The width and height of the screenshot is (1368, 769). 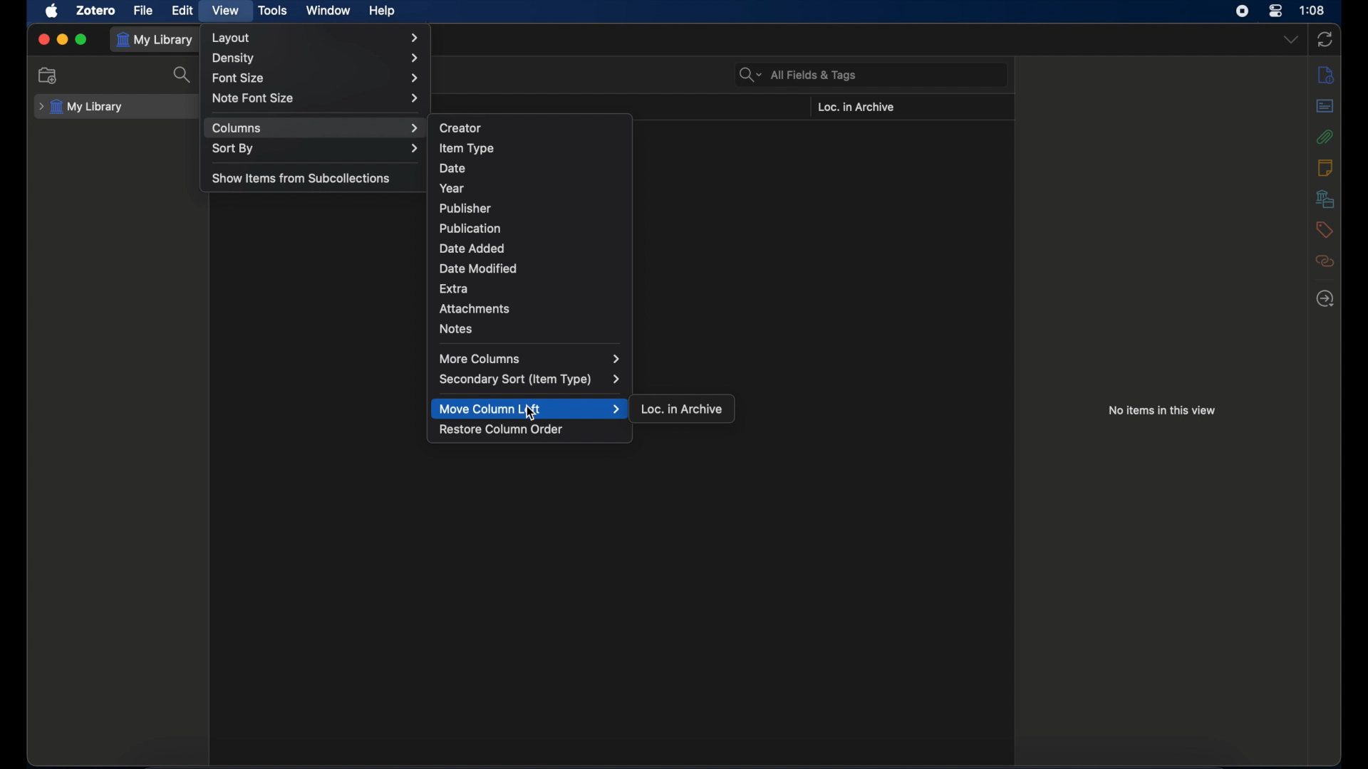 I want to click on close, so click(x=43, y=39).